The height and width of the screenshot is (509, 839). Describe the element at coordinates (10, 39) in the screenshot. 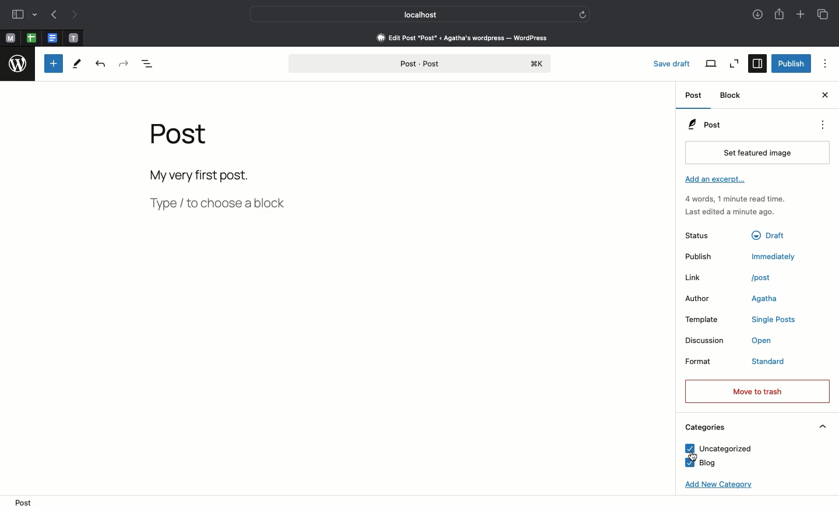

I see `Pinned tab` at that location.